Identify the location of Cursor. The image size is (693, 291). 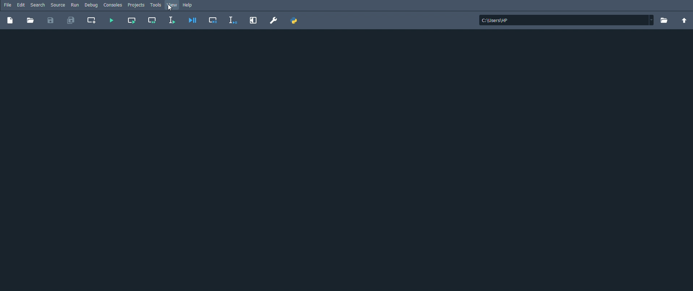
(170, 8).